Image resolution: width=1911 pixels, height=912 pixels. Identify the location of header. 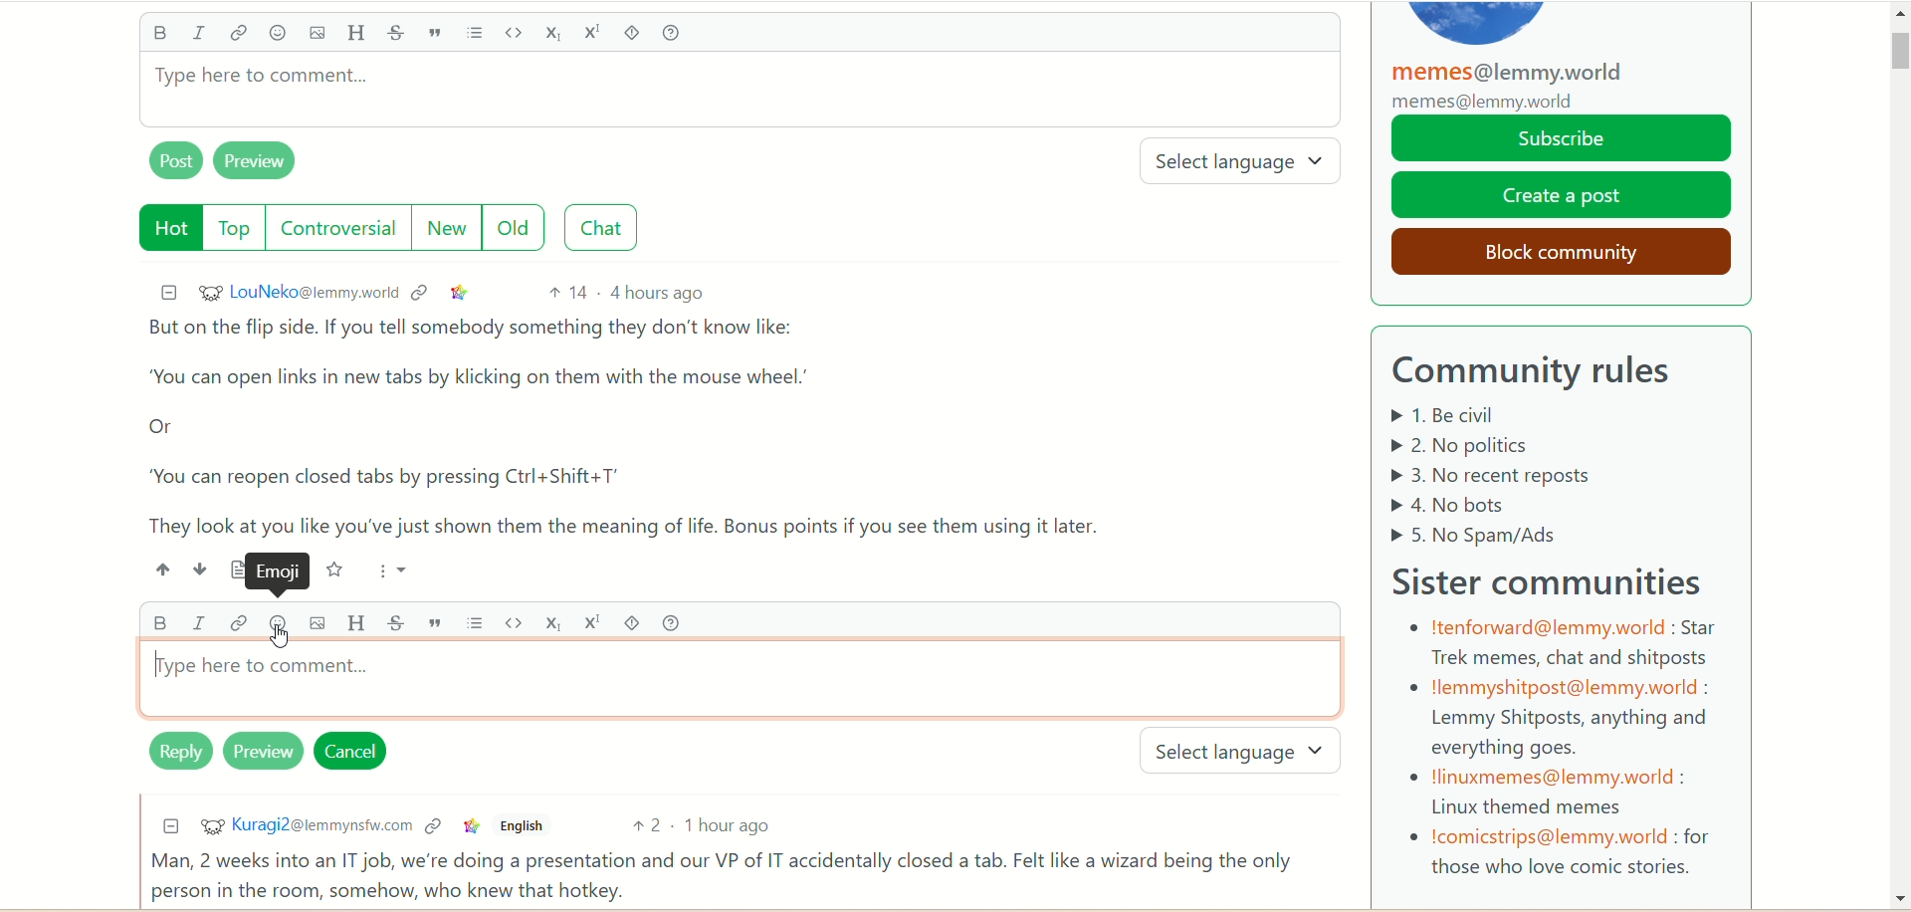
(356, 33).